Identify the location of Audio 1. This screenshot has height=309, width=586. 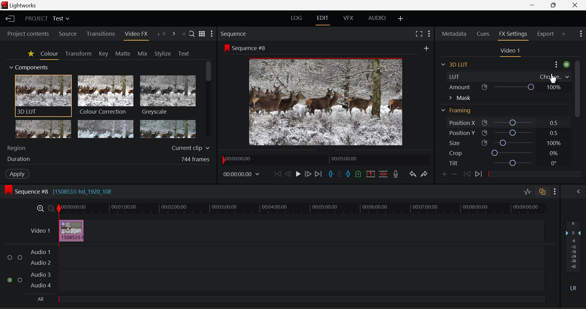
(42, 252).